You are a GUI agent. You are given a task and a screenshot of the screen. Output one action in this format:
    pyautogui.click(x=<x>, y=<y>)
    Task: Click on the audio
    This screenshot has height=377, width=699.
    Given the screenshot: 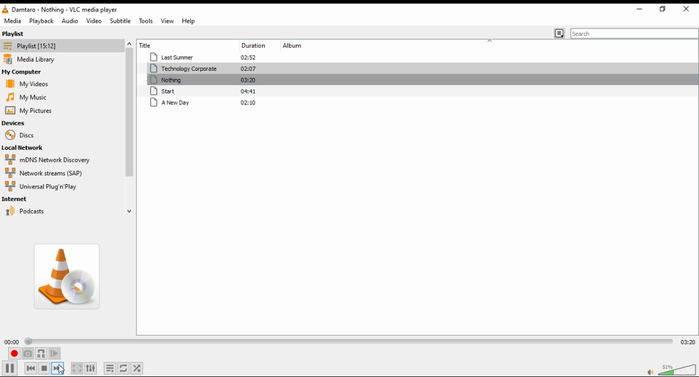 What is the action you would take?
    pyautogui.click(x=73, y=23)
    